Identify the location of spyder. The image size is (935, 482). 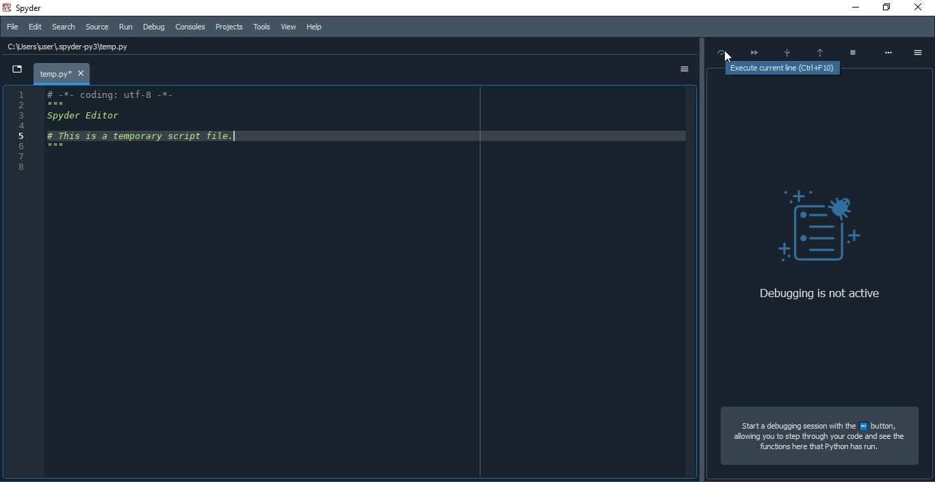
(36, 7).